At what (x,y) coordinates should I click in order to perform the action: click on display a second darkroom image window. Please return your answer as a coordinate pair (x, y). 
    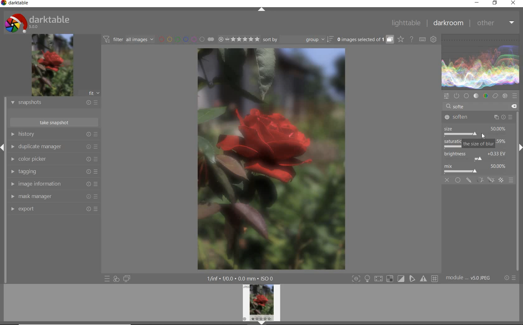
    Looking at the image, I should click on (127, 279).